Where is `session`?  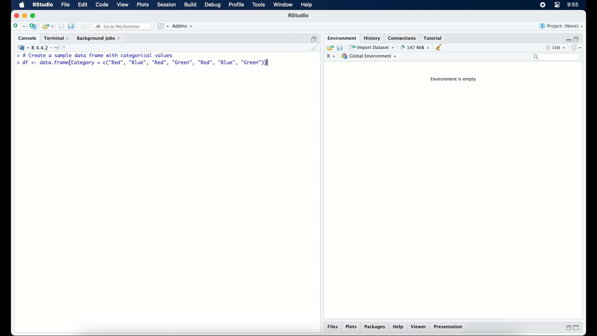 session is located at coordinates (167, 5).